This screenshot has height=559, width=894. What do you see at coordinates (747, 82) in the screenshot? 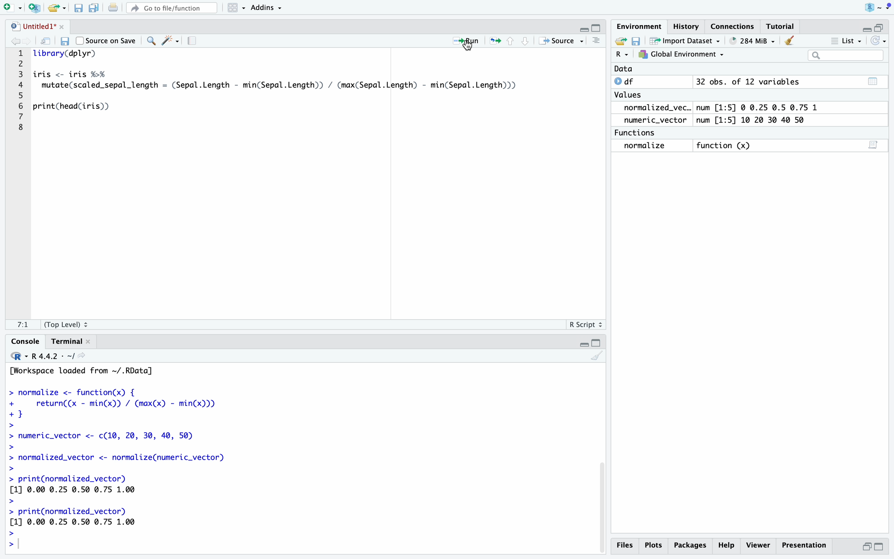
I see `32 obs. of 12 variables` at bounding box center [747, 82].